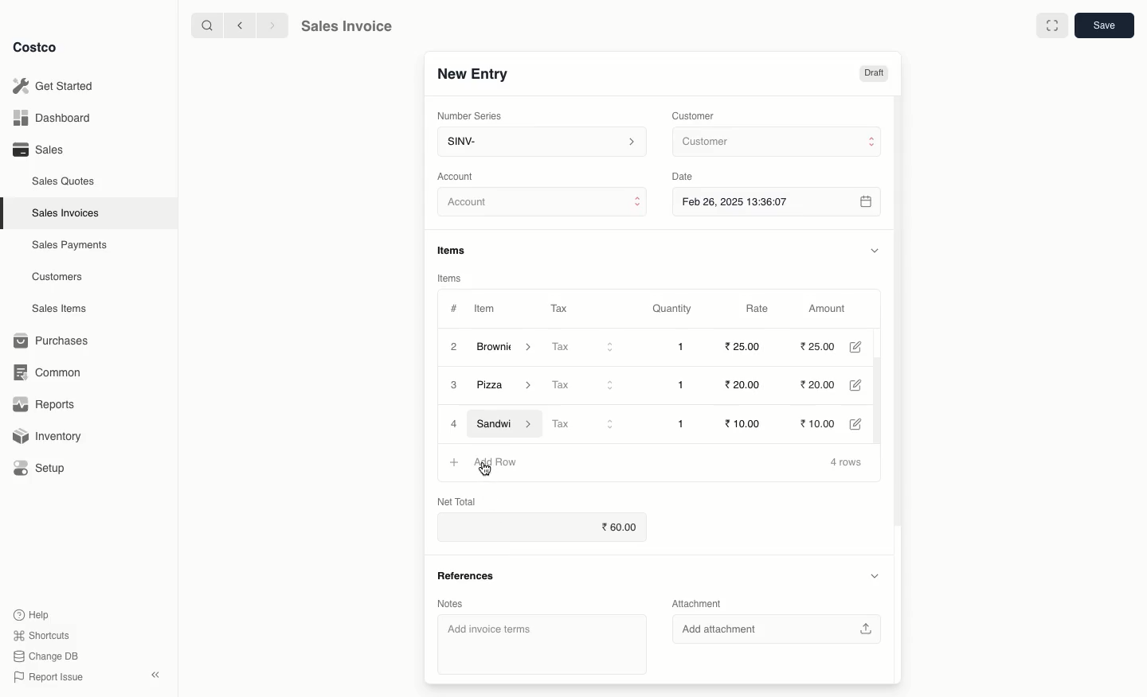  What do you see at coordinates (543, 204) in the screenshot?
I see `Account` at bounding box center [543, 204].